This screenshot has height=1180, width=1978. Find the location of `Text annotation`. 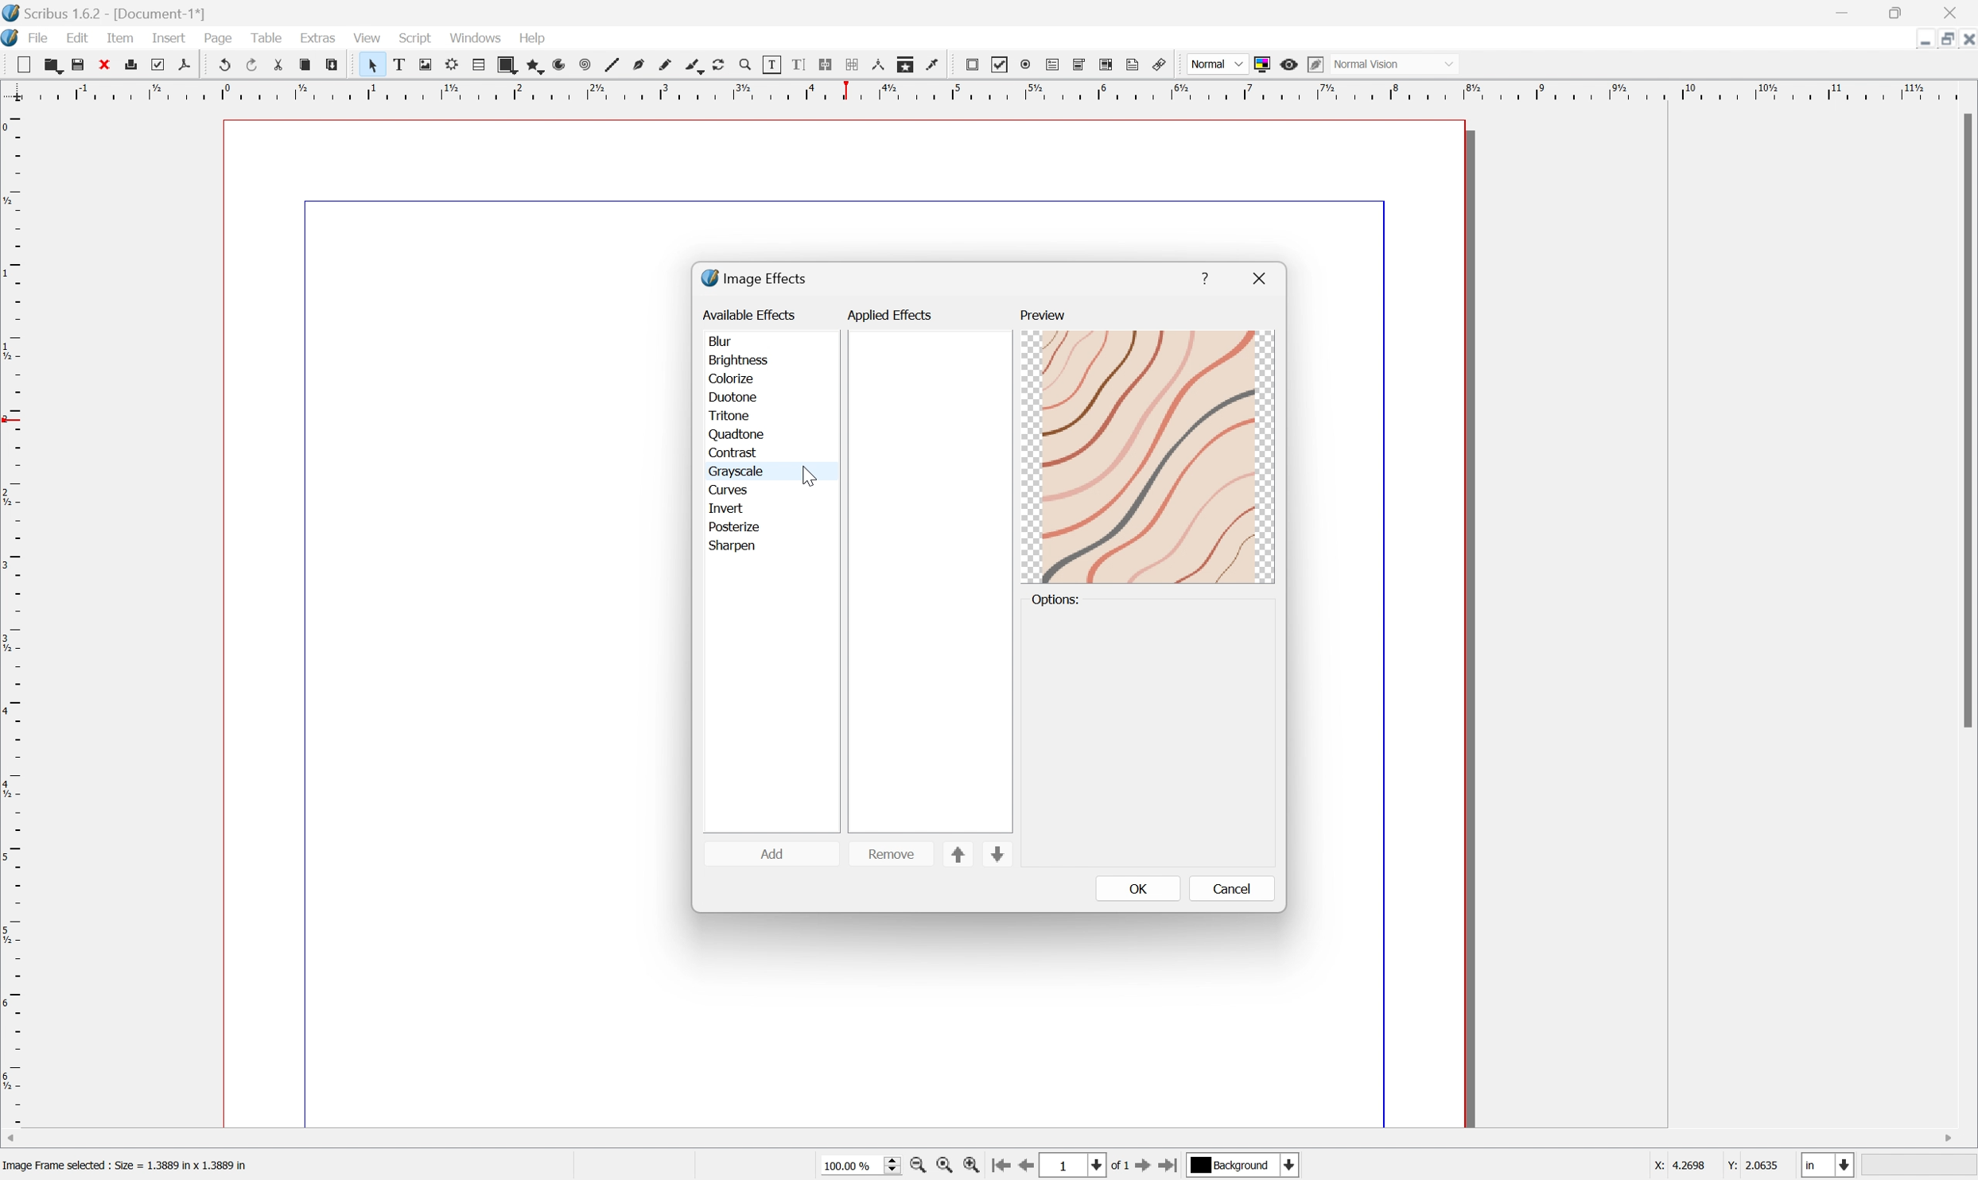

Text annotation is located at coordinates (1134, 65).